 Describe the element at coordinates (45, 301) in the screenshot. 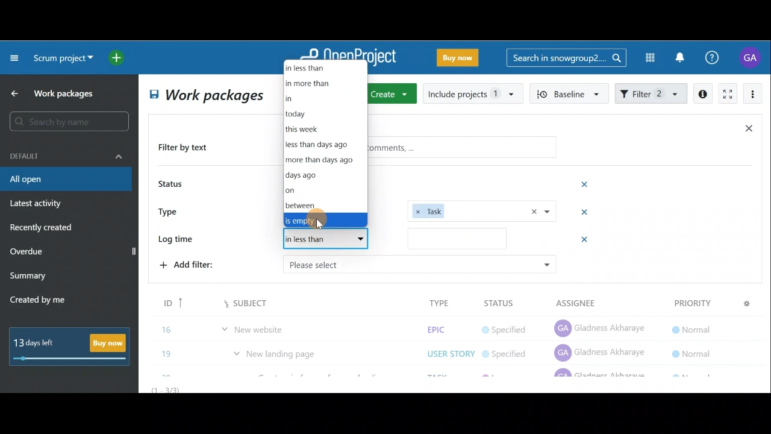

I see `Created by me` at that location.